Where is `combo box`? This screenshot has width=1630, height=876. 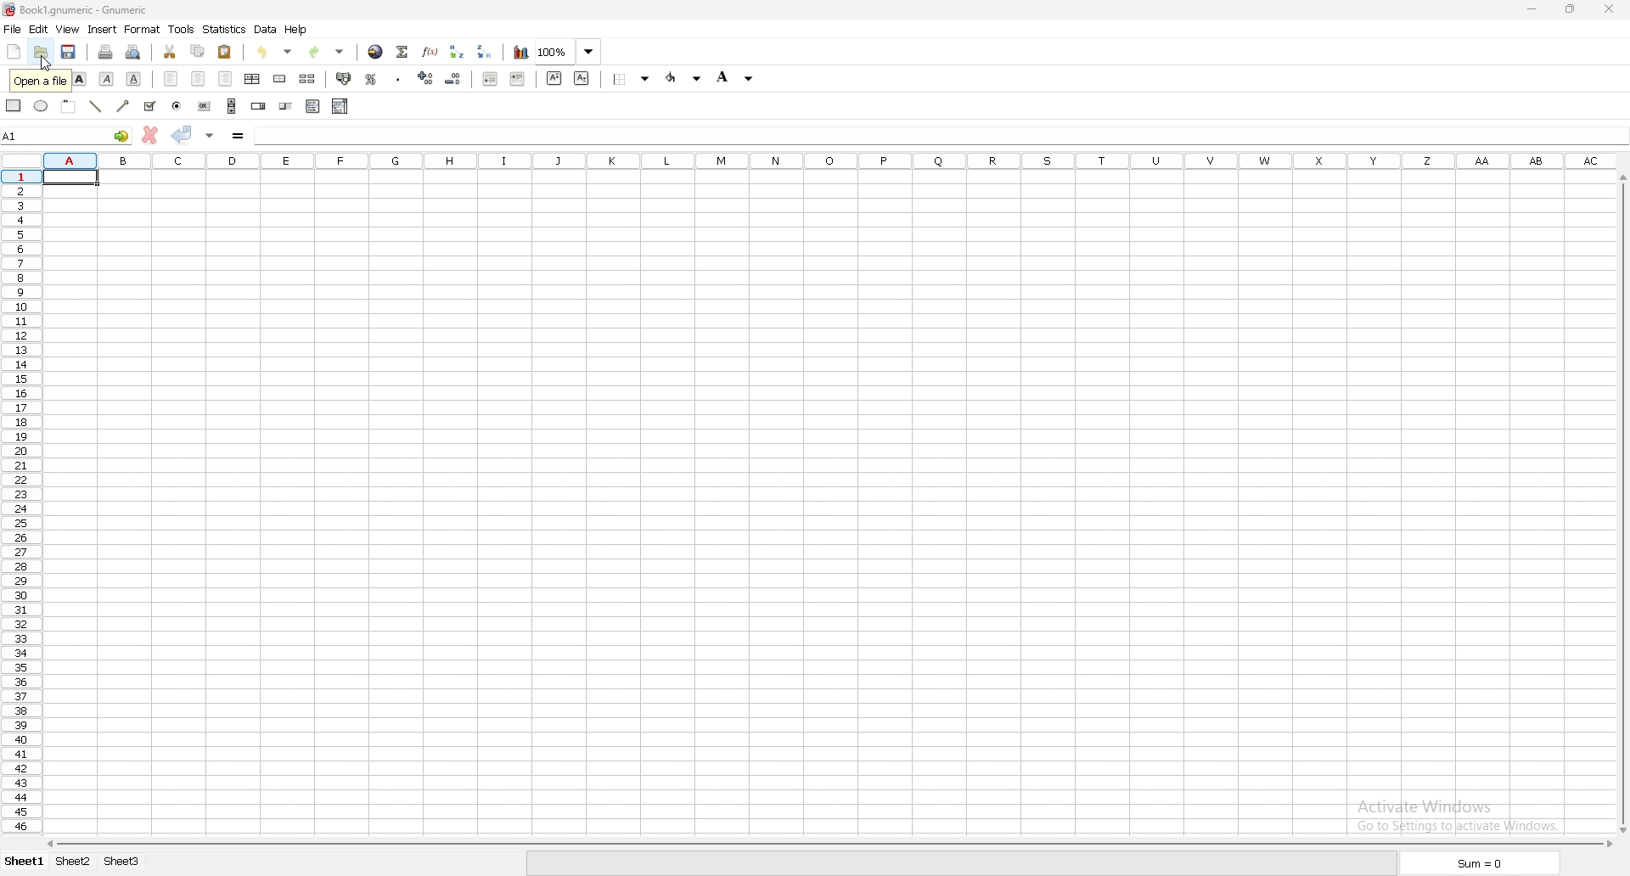
combo box is located at coordinates (340, 106).